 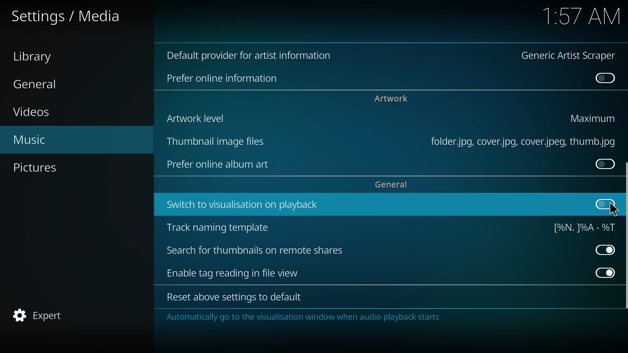 What do you see at coordinates (520, 142) in the screenshot?
I see `file type` at bounding box center [520, 142].